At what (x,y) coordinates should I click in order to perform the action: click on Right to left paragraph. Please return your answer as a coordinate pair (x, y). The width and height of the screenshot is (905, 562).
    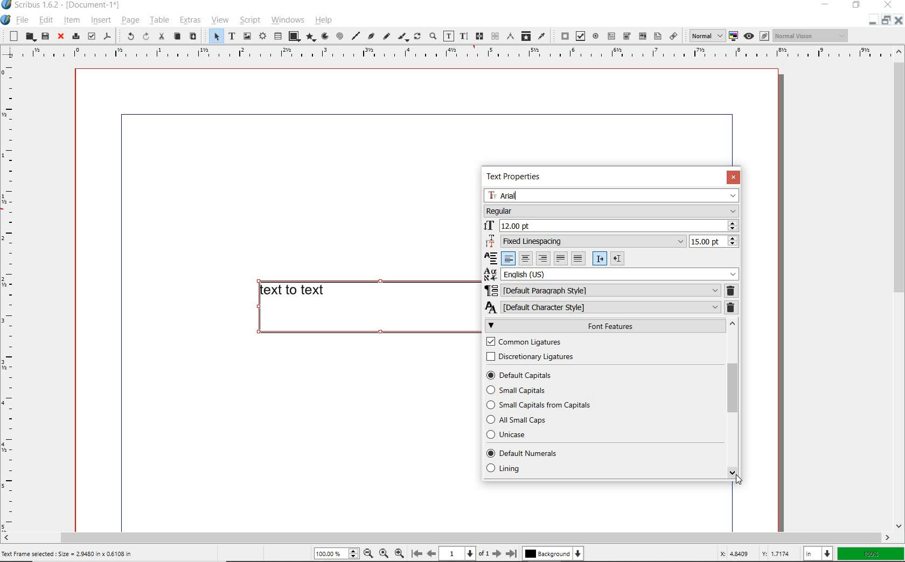
    Looking at the image, I should click on (618, 258).